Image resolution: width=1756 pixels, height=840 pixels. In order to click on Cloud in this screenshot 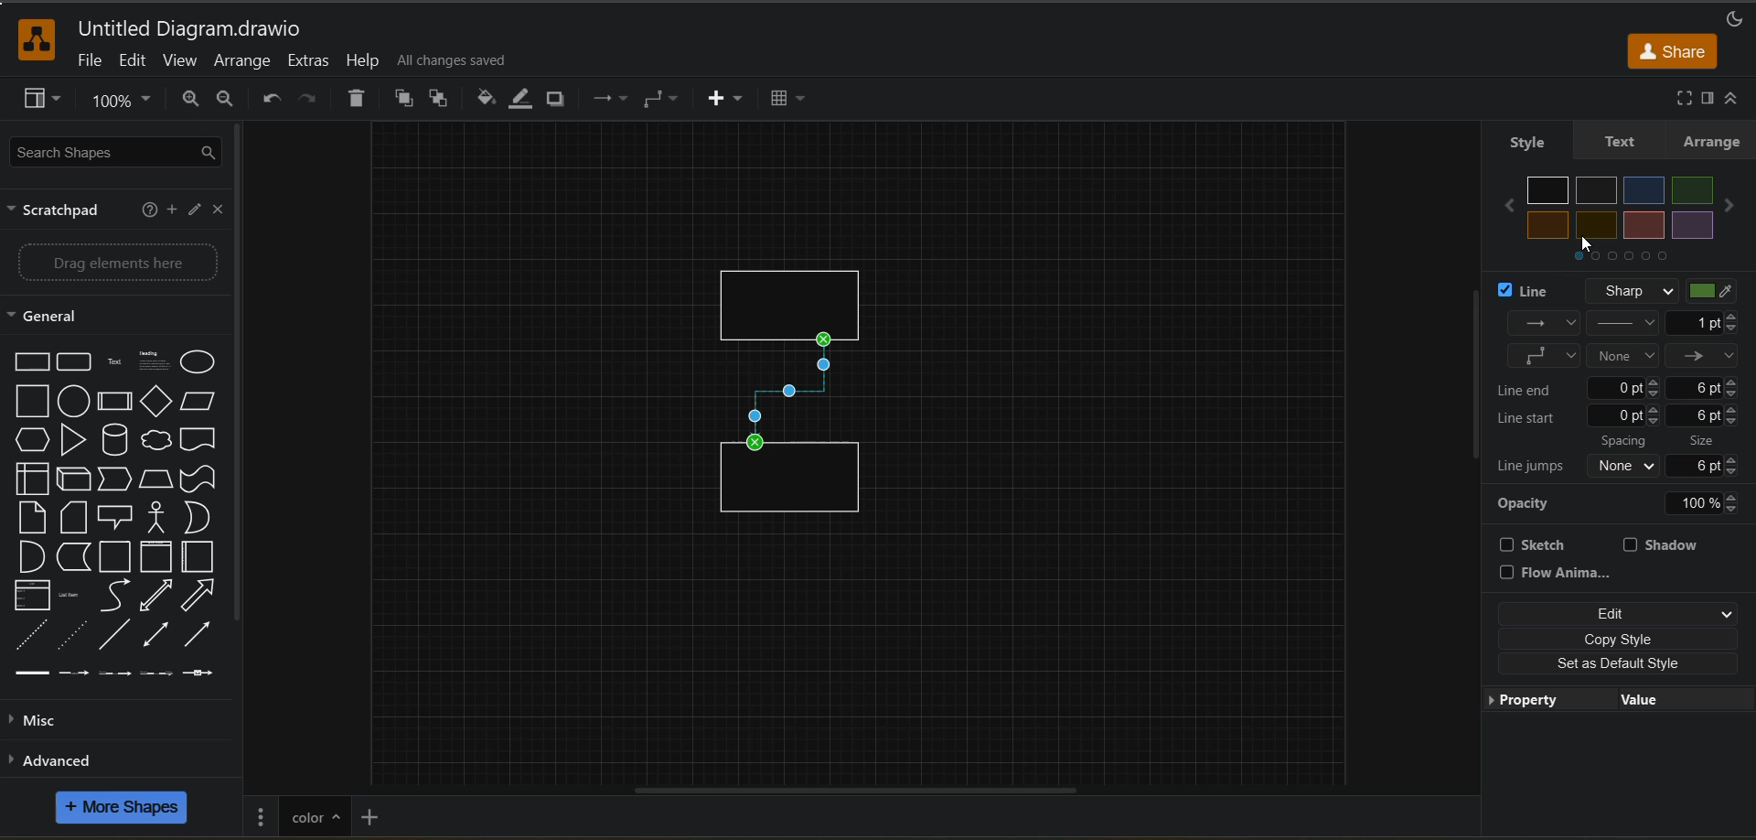, I will do `click(157, 438)`.